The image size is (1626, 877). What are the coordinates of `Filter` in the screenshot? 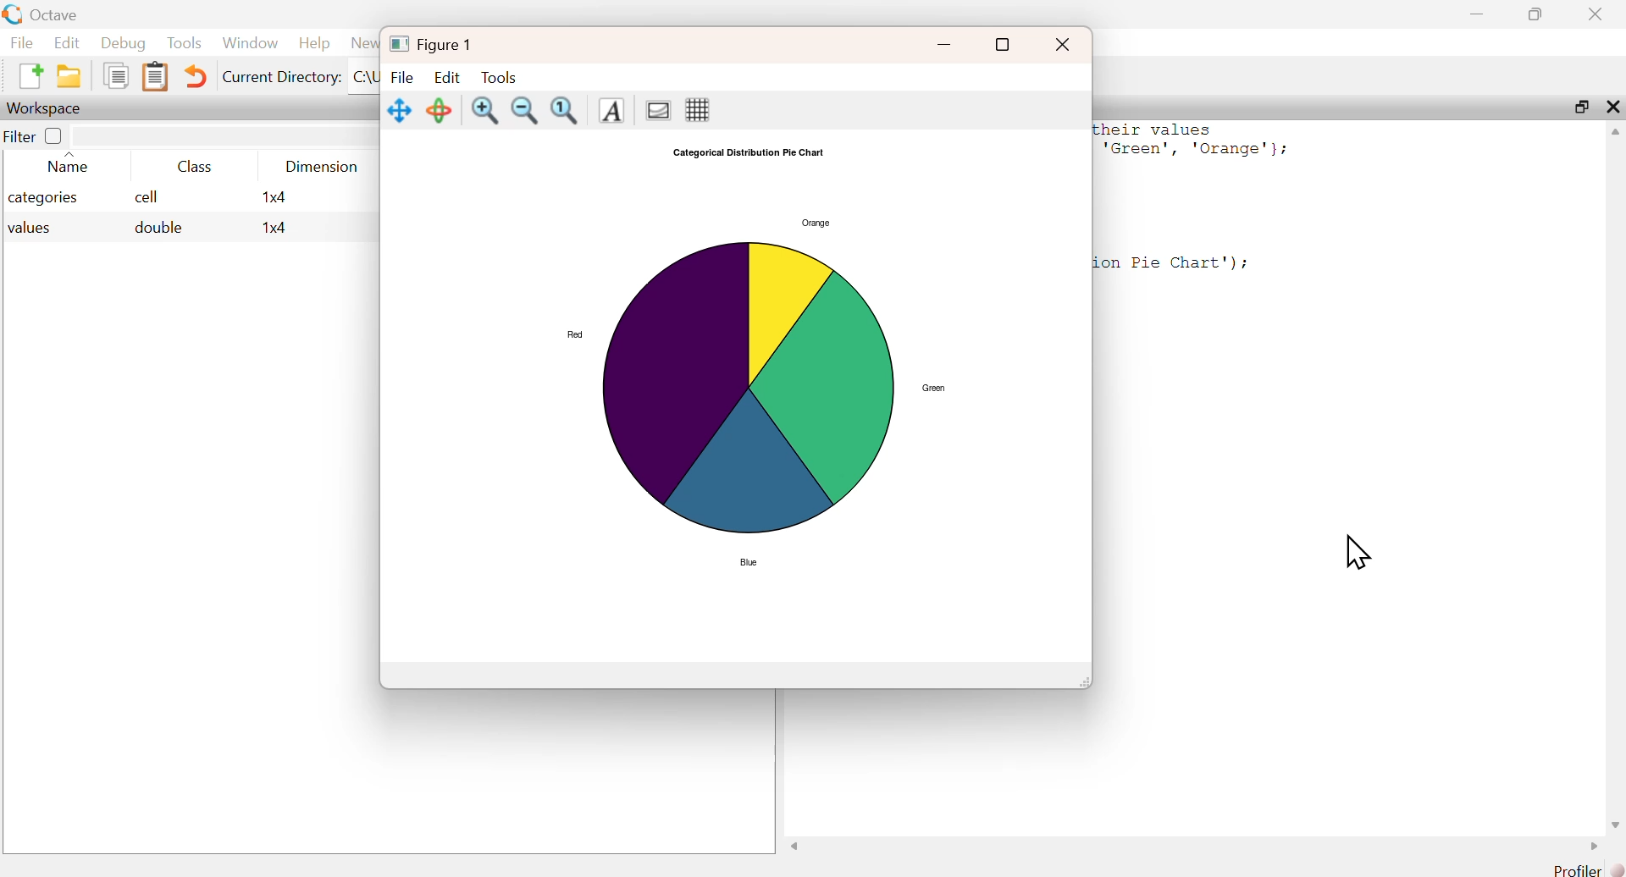 It's located at (36, 135).